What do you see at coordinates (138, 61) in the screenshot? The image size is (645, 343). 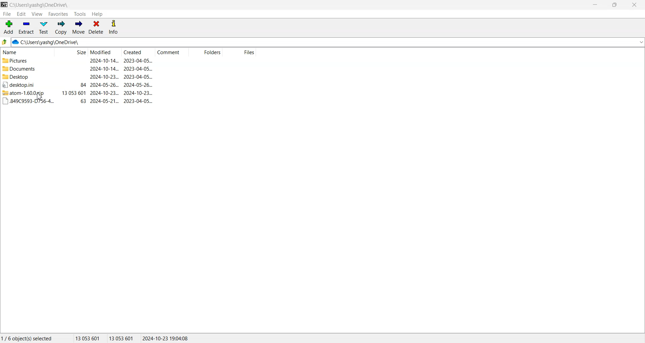 I see `2023-04-05` at bounding box center [138, 61].